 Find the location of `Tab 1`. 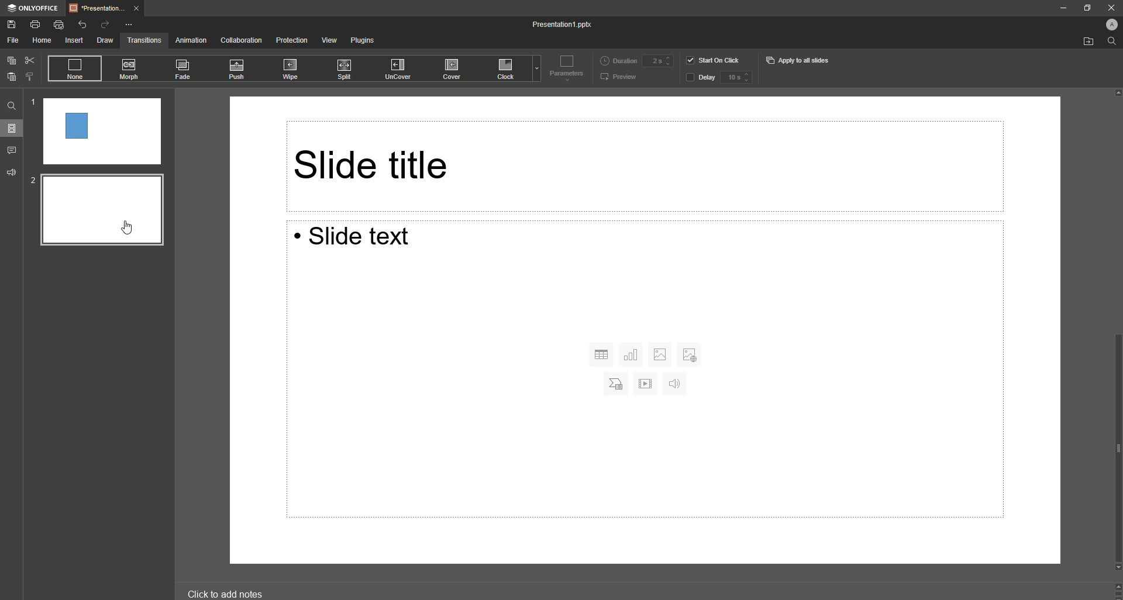

Tab 1 is located at coordinates (107, 8).